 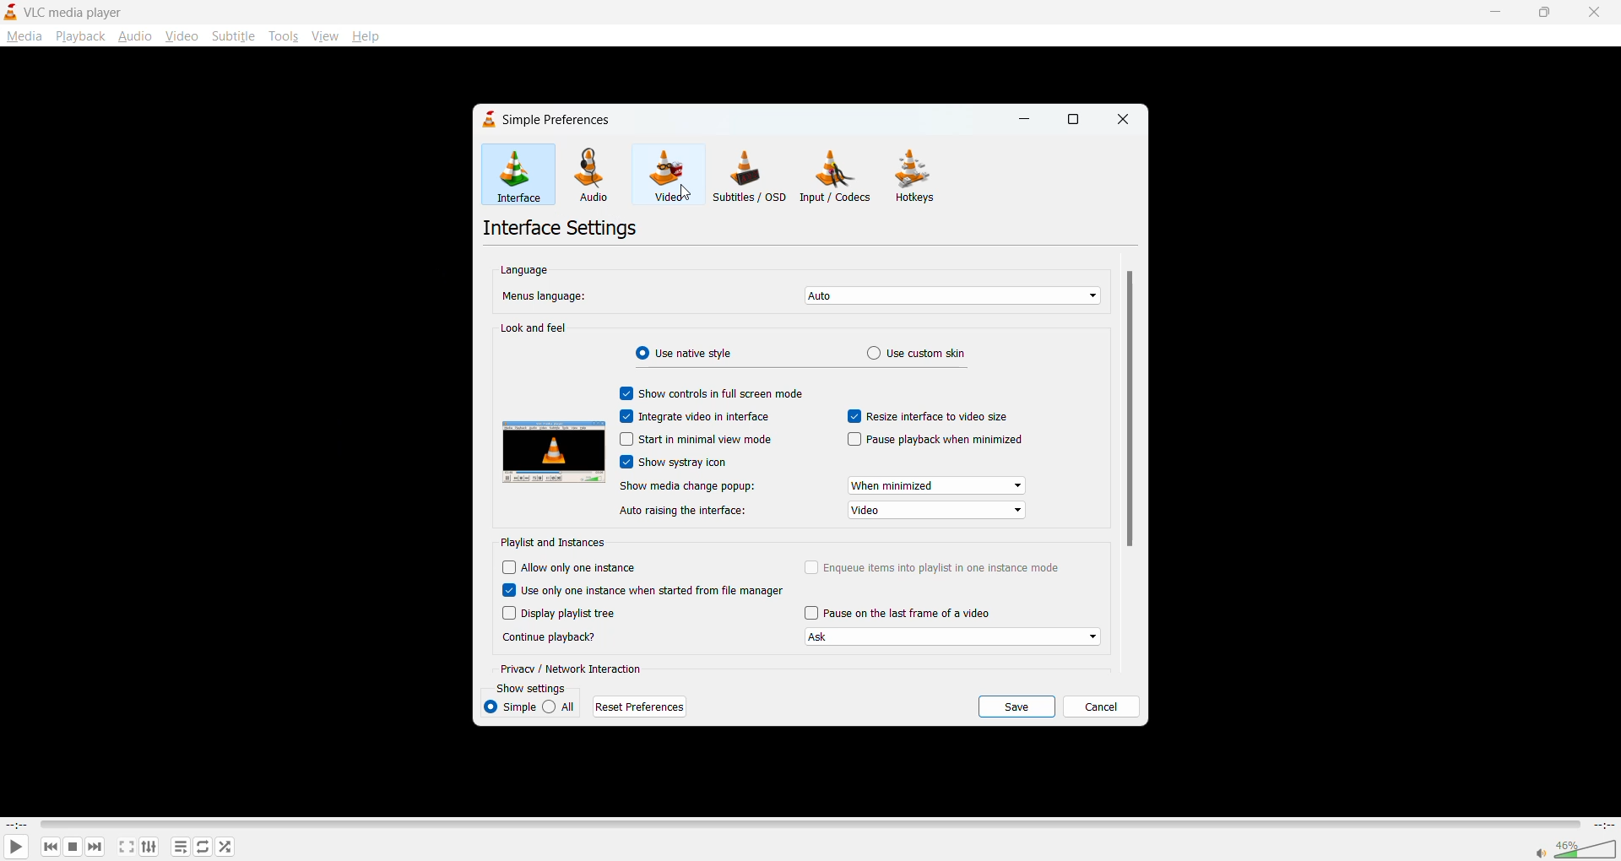 What do you see at coordinates (643, 589) in the screenshot?
I see `use only one instance ` at bounding box center [643, 589].